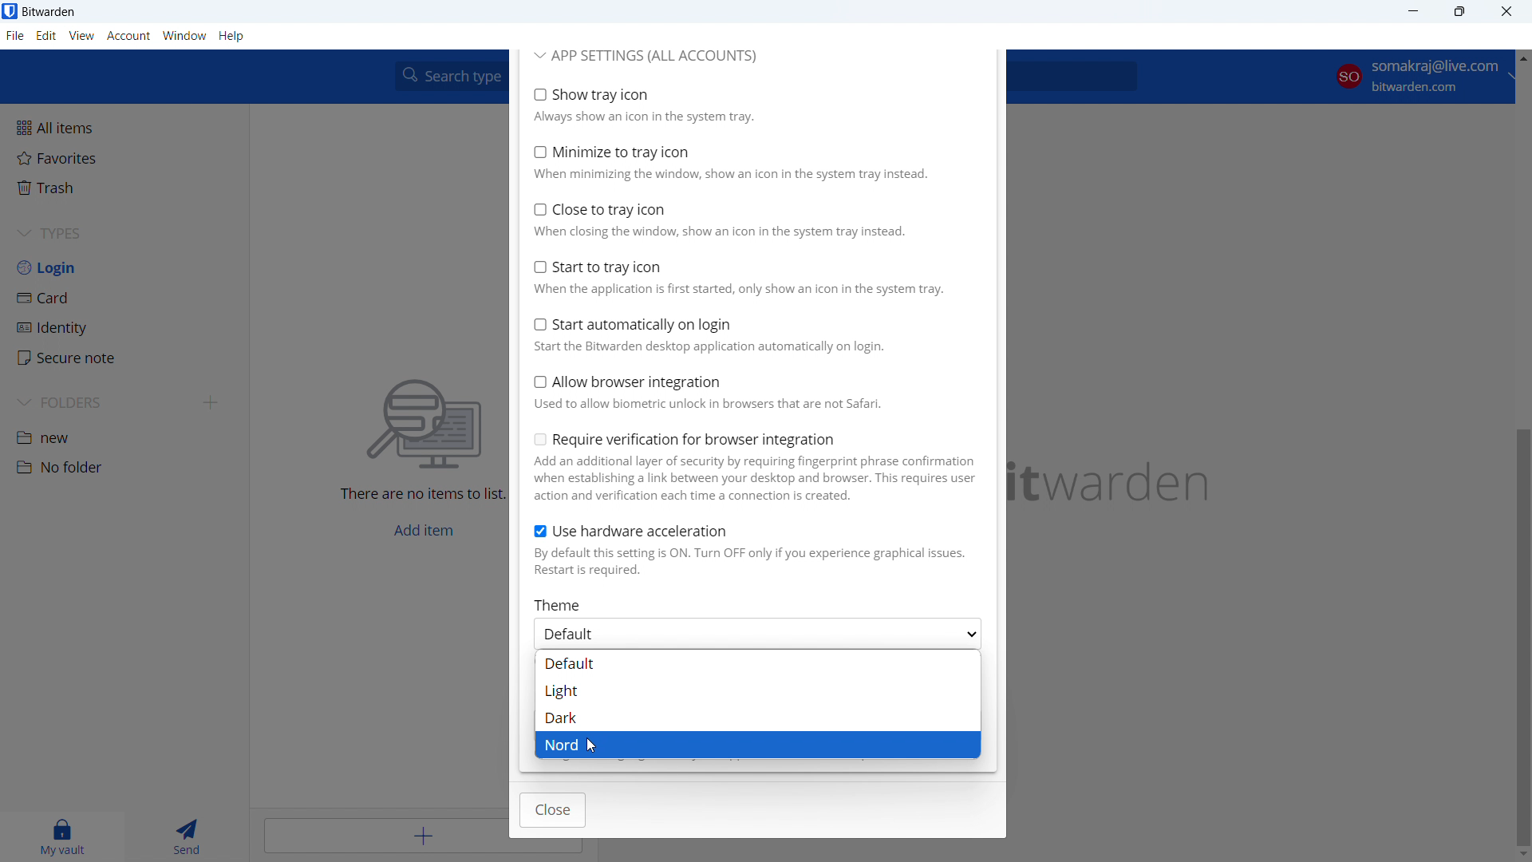 This screenshot has height=862, width=1532. Describe the element at coordinates (49, 11) in the screenshot. I see `title` at that location.